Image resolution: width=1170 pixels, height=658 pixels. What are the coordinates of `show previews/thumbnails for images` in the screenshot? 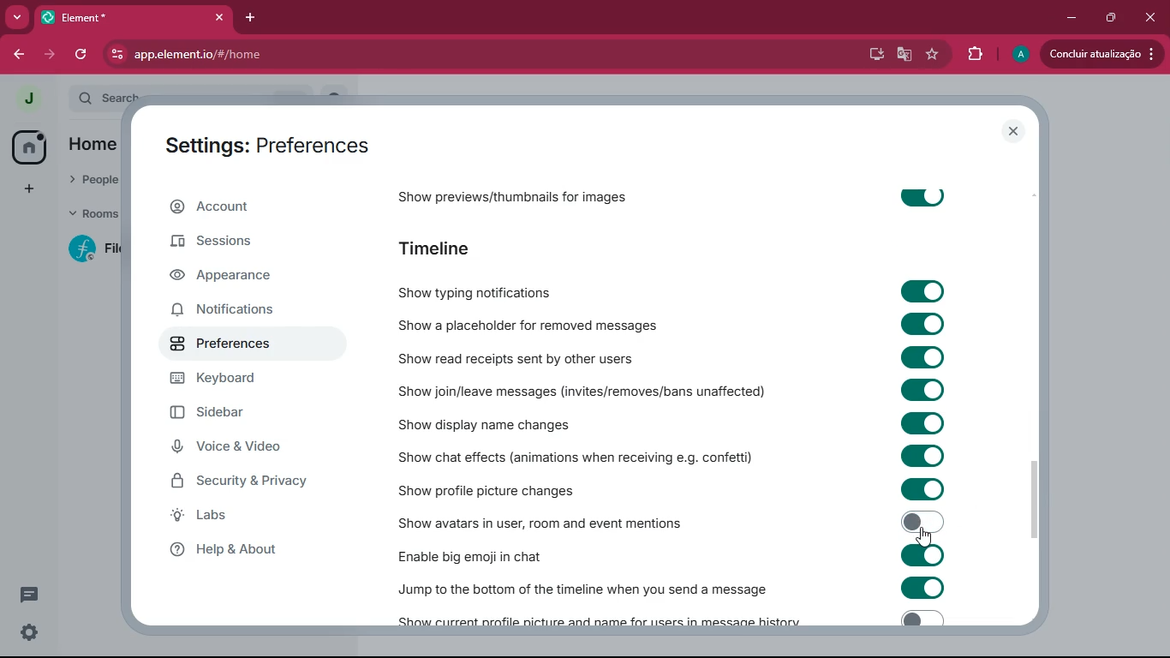 It's located at (517, 193).